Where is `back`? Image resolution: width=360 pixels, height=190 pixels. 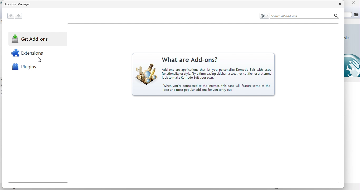
back is located at coordinates (11, 15).